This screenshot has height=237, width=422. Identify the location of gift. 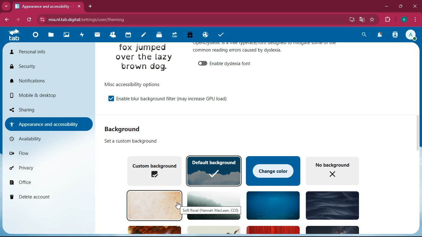
(190, 35).